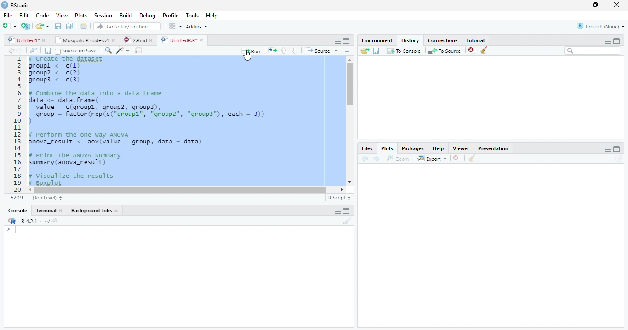 The height and width of the screenshot is (330, 628). Describe the element at coordinates (347, 41) in the screenshot. I see `Maximize` at that location.